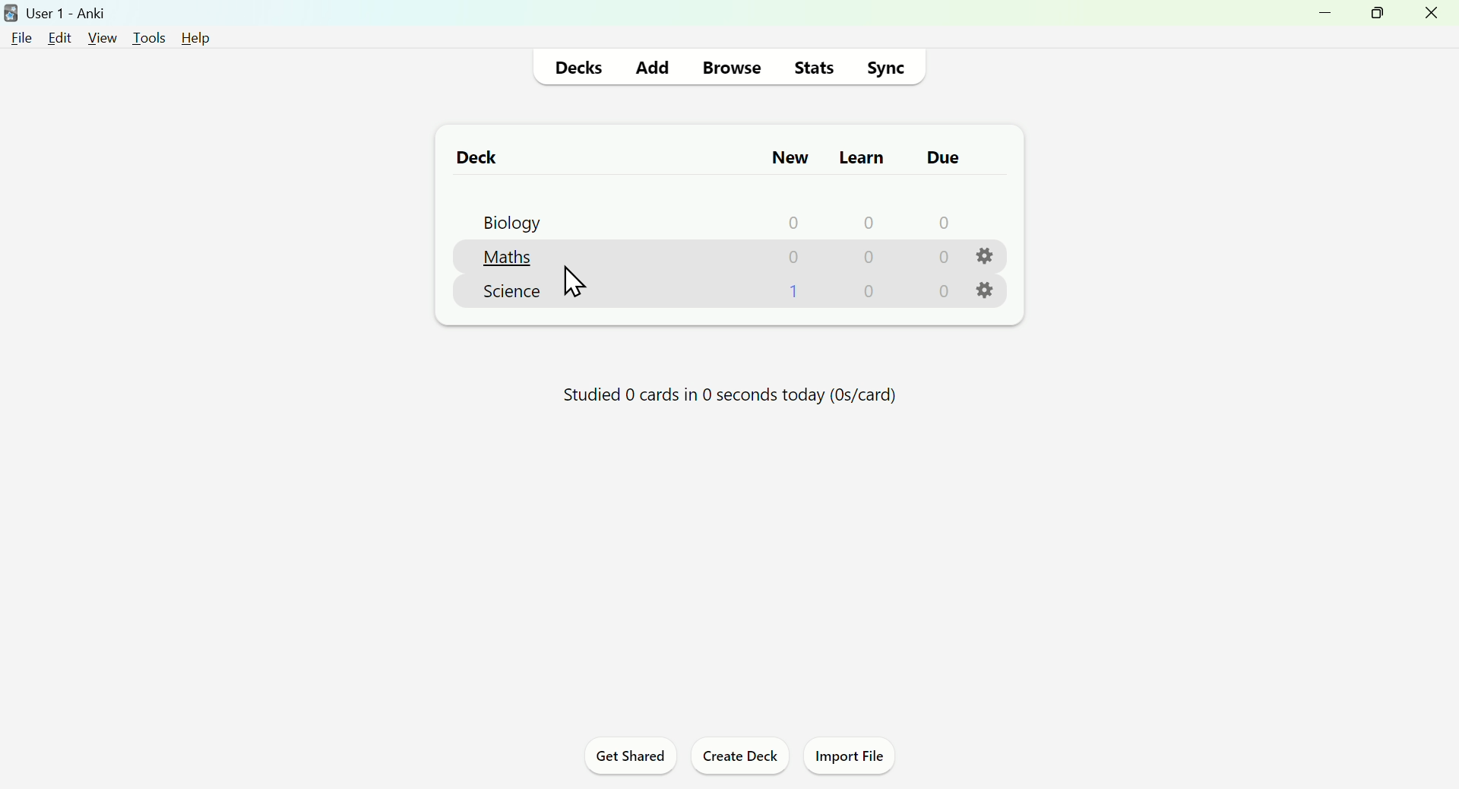 Image resolution: width=1459 pixels, height=789 pixels. I want to click on Help, so click(191, 36).